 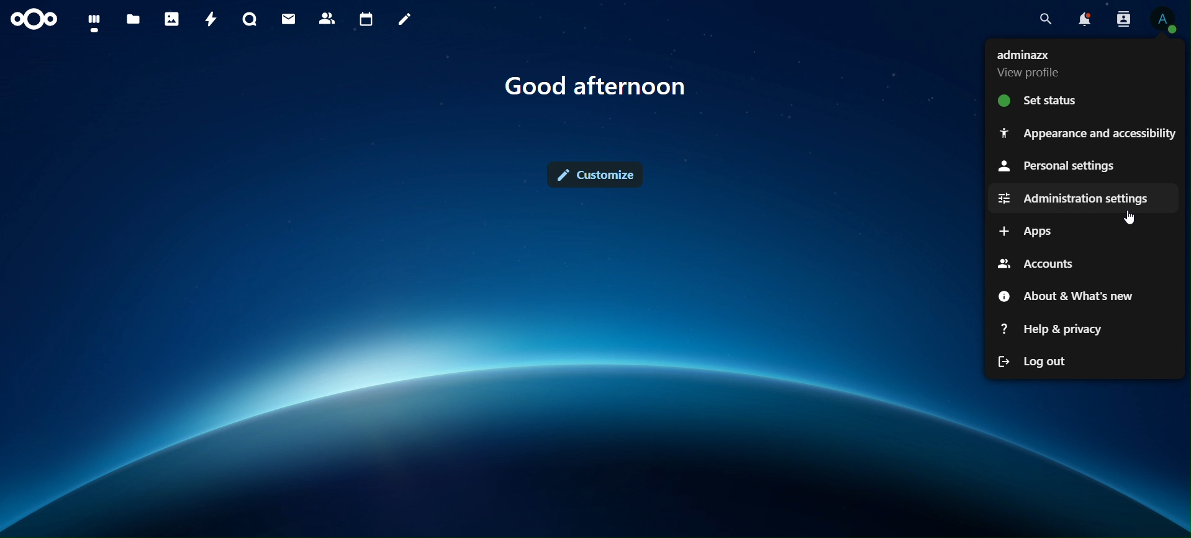 What do you see at coordinates (1085, 17) in the screenshot?
I see `notifications` at bounding box center [1085, 17].